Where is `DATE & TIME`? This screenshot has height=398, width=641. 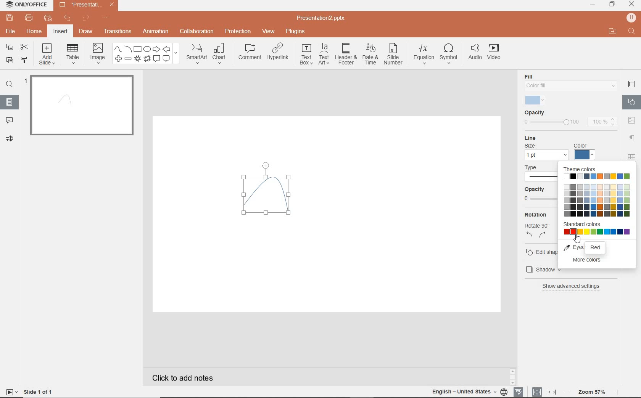
DATE & TIME is located at coordinates (370, 55).